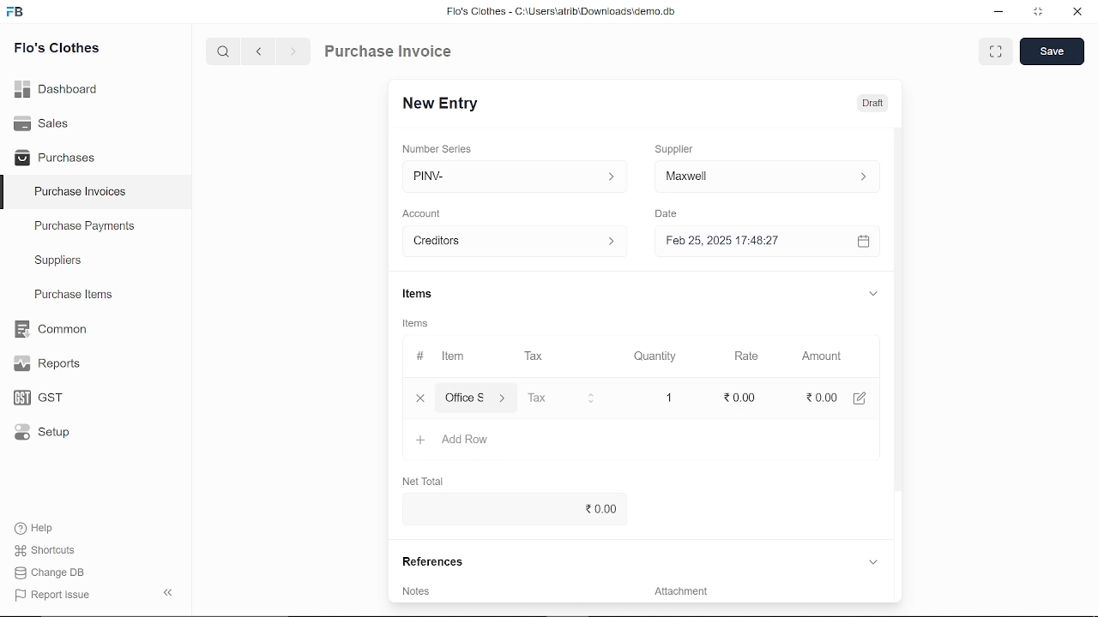 This screenshot has width=1098, height=617. I want to click on hide, so click(165, 594).